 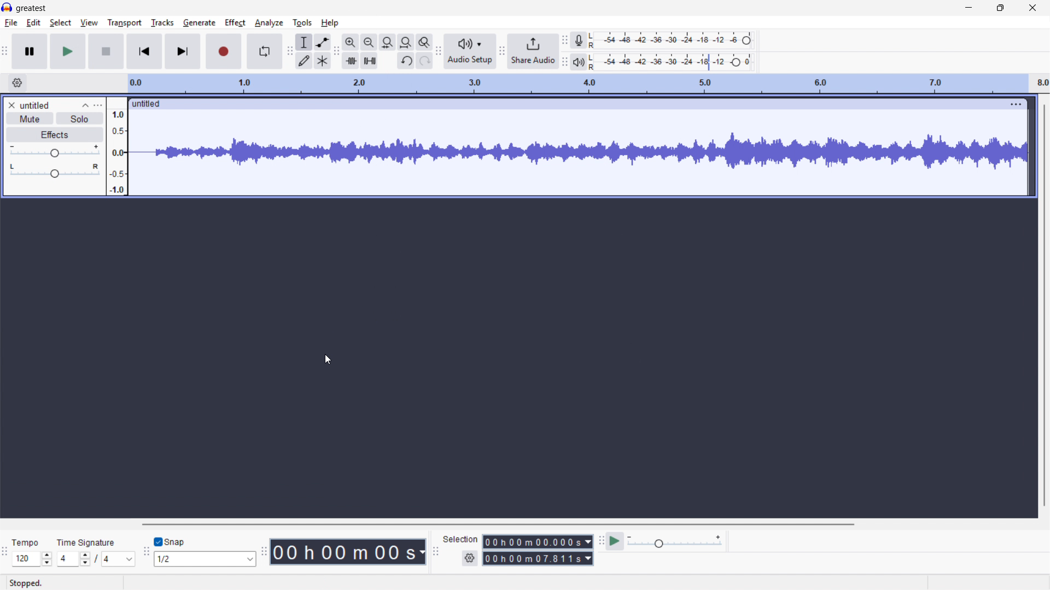 I want to click on pan: centre, so click(x=55, y=172).